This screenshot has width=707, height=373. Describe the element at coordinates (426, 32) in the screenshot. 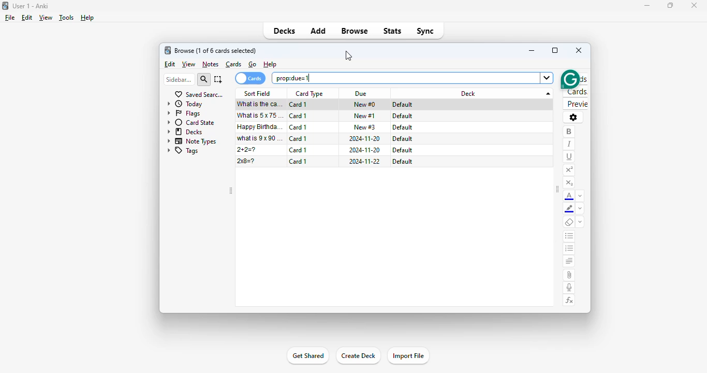

I see `sync` at that location.